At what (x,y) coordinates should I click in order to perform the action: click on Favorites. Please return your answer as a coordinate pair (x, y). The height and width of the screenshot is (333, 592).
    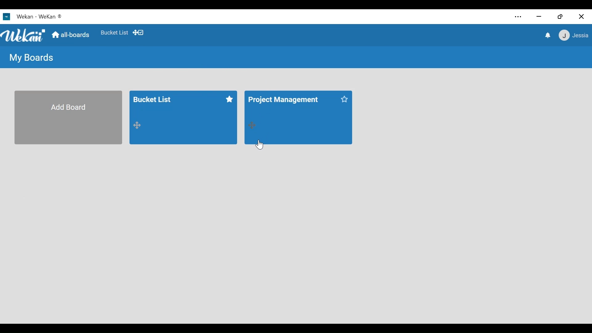
    Looking at the image, I should click on (114, 33).